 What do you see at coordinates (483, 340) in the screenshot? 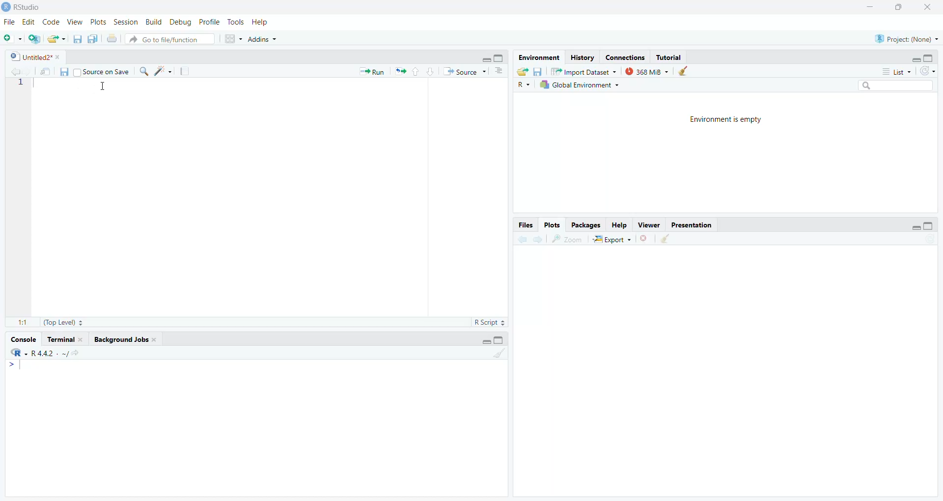
I see `minimise` at bounding box center [483, 340].